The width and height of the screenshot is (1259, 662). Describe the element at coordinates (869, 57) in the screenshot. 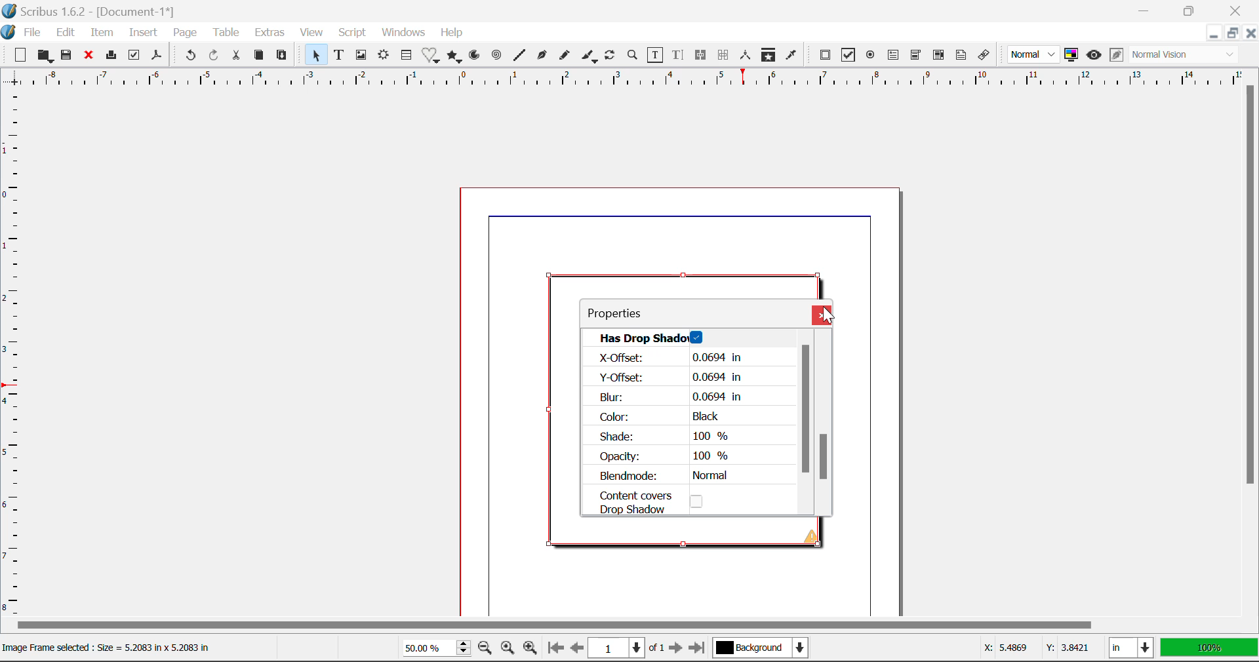

I see `Pdf Radio Button` at that location.